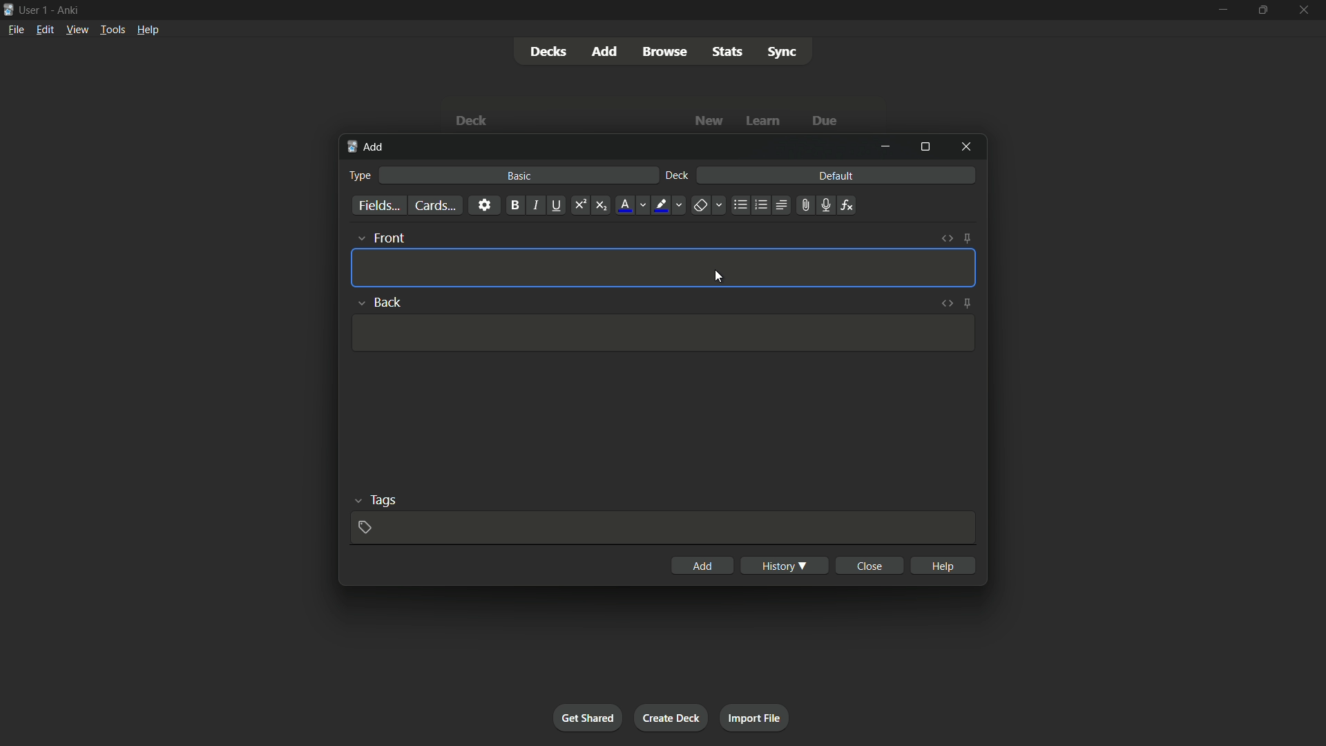 The image size is (1326, 746). What do you see at coordinates (785, 566) in the screenshot?
I see `history` at bounding box center [785, 566].